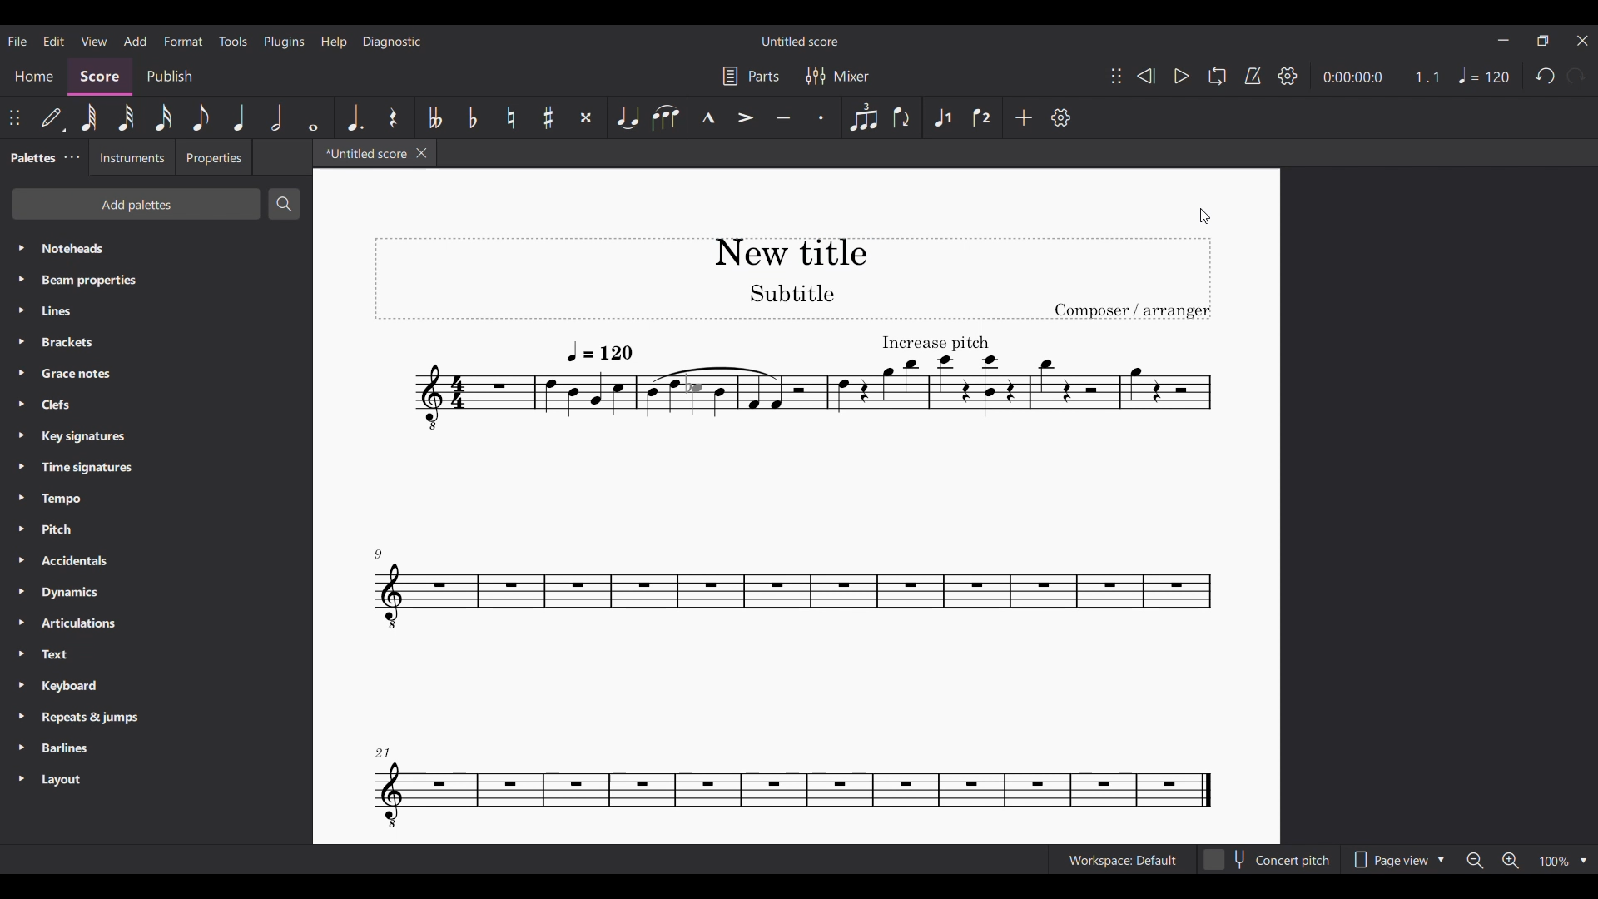  Describe the element at coordinates (157, 749) in the screenshot. I see `Barlines` at that location.